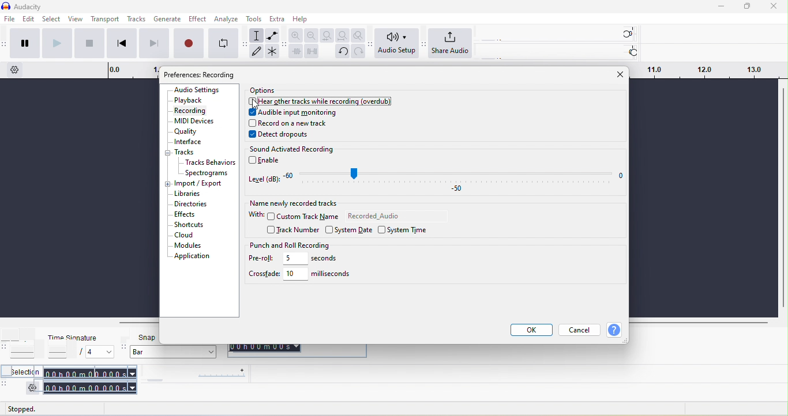 This screenshot has width=788, height=416. Describe the element at coordinates (425, 44) in the screenshot. I see `audacity share audio setup` at that location.